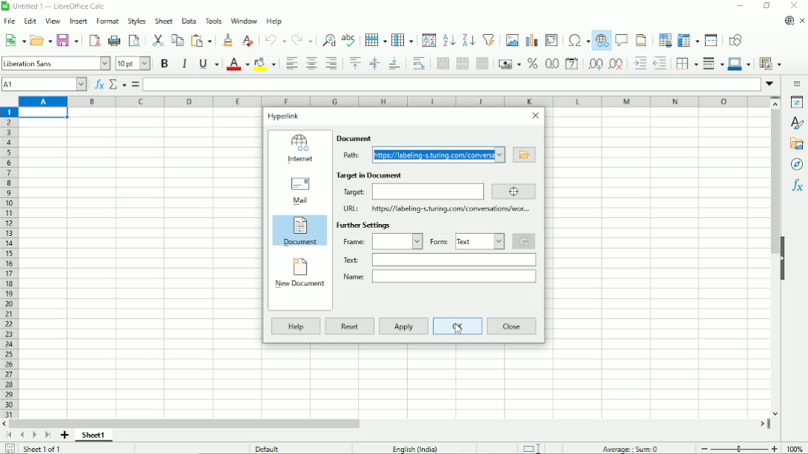 The height and width of the screenshot is (454, 808). Describe the element at coordinates (68, 40) in the screenshot. I see `Save` at that location.